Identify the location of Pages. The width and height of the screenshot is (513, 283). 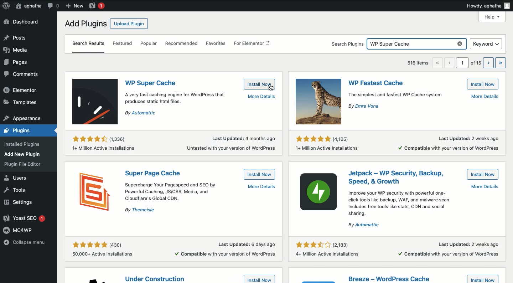
(18, 63).